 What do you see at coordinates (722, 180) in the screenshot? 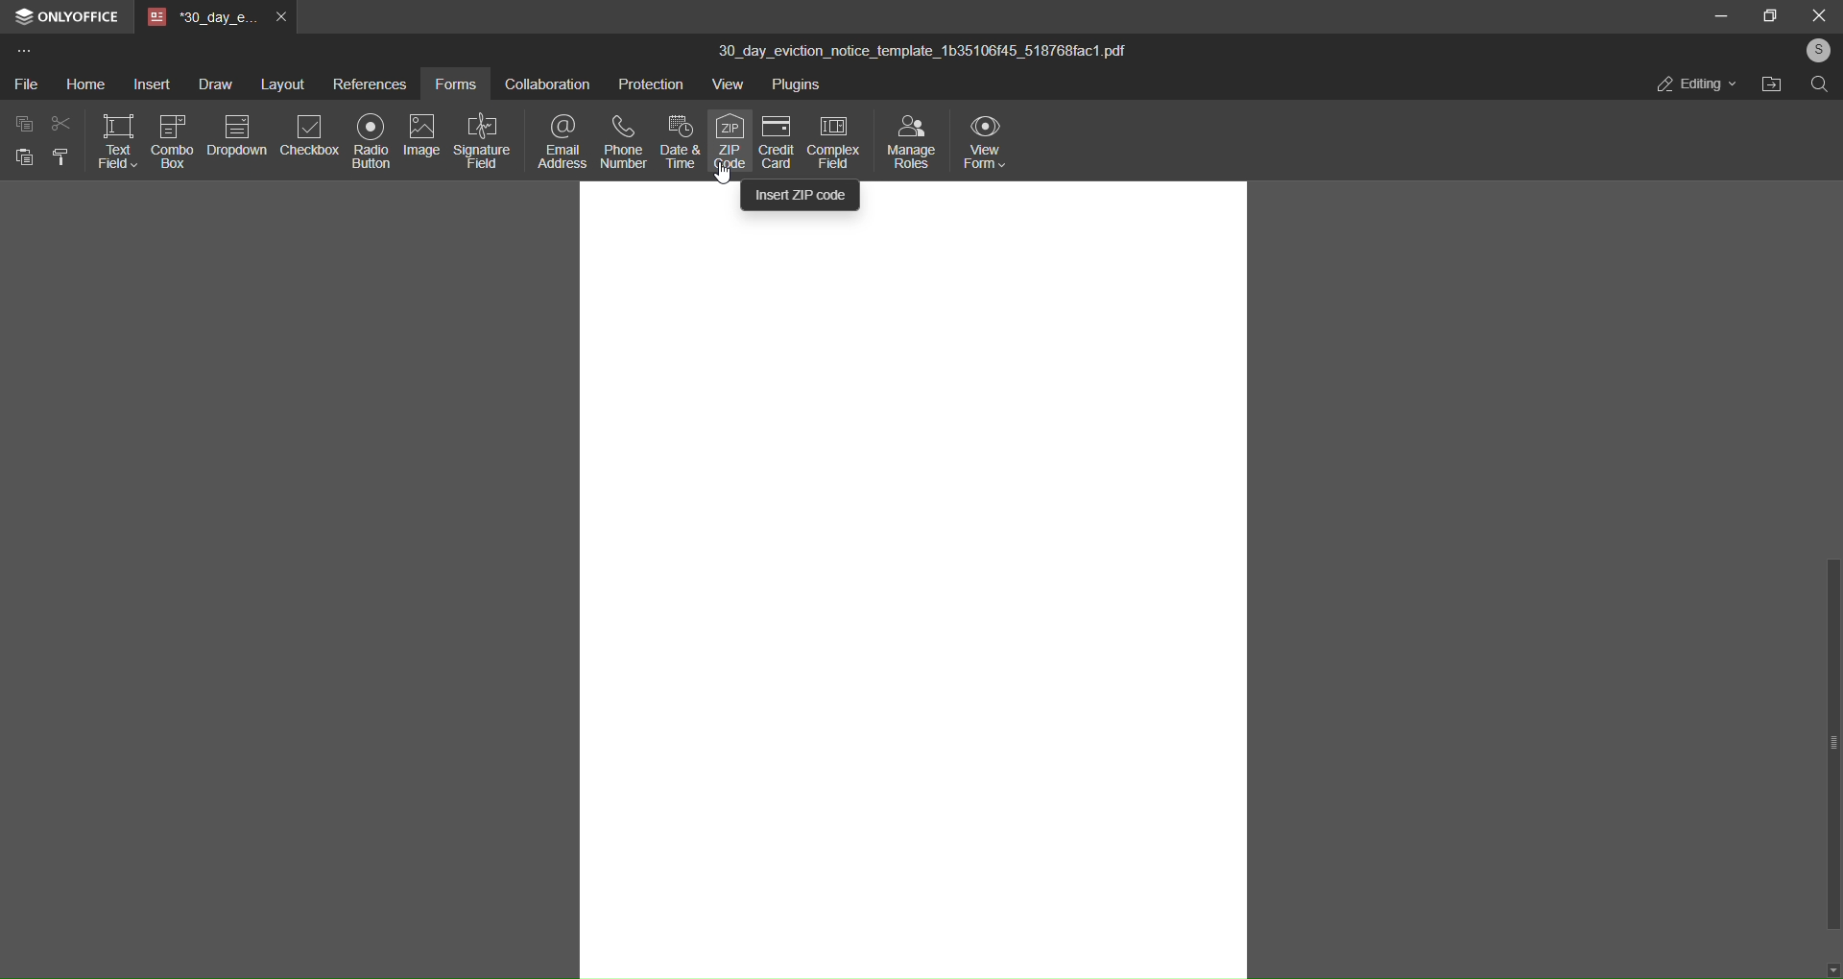
I see `Cursor` at bounding box center [722, 180].